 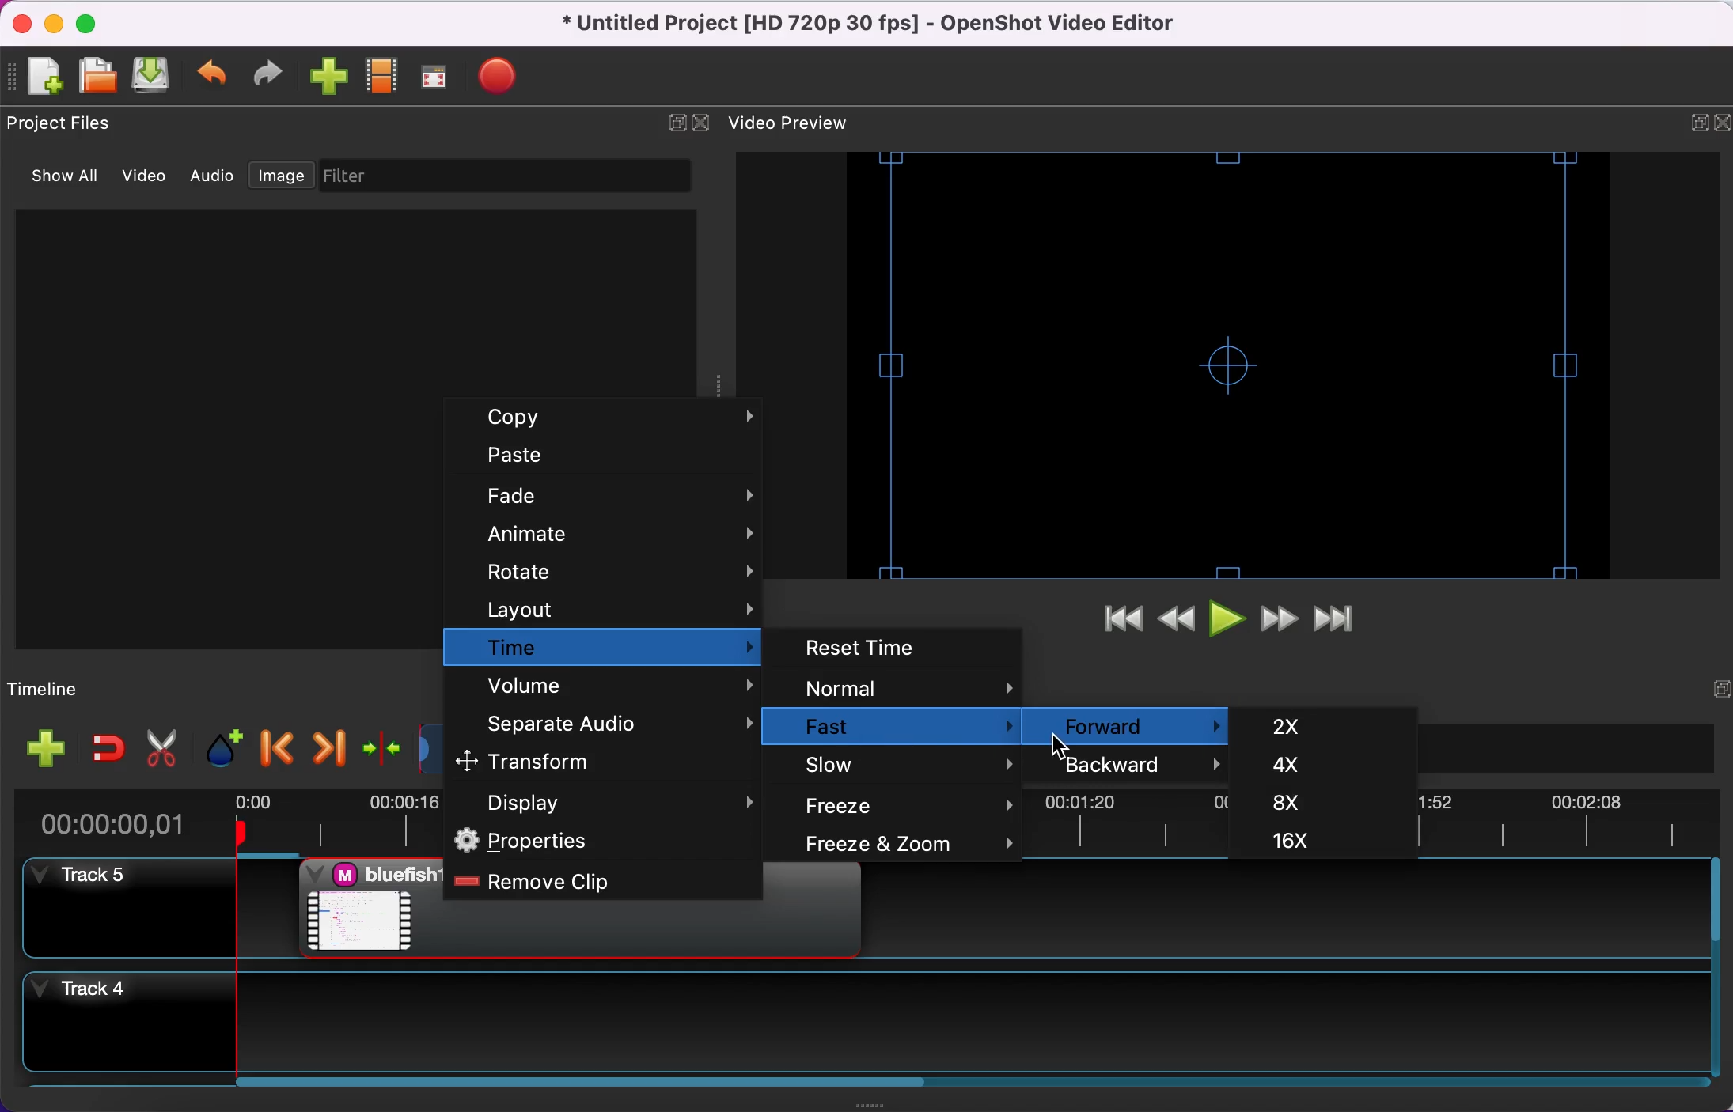 I want to click on open file, so click(x=99, y=77).